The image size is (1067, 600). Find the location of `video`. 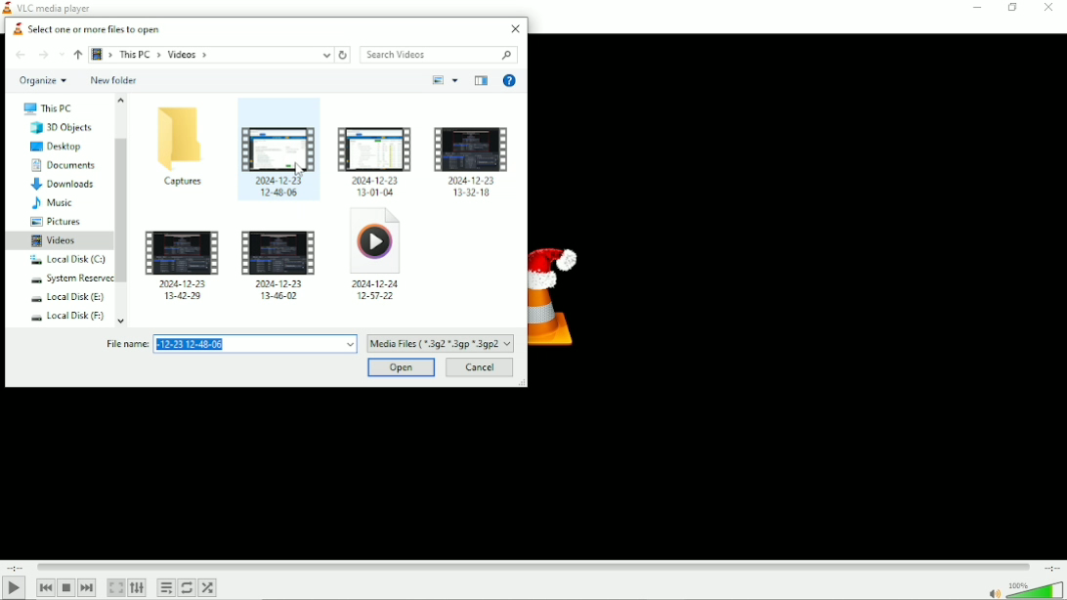

video is located at coordinates (184, 265).